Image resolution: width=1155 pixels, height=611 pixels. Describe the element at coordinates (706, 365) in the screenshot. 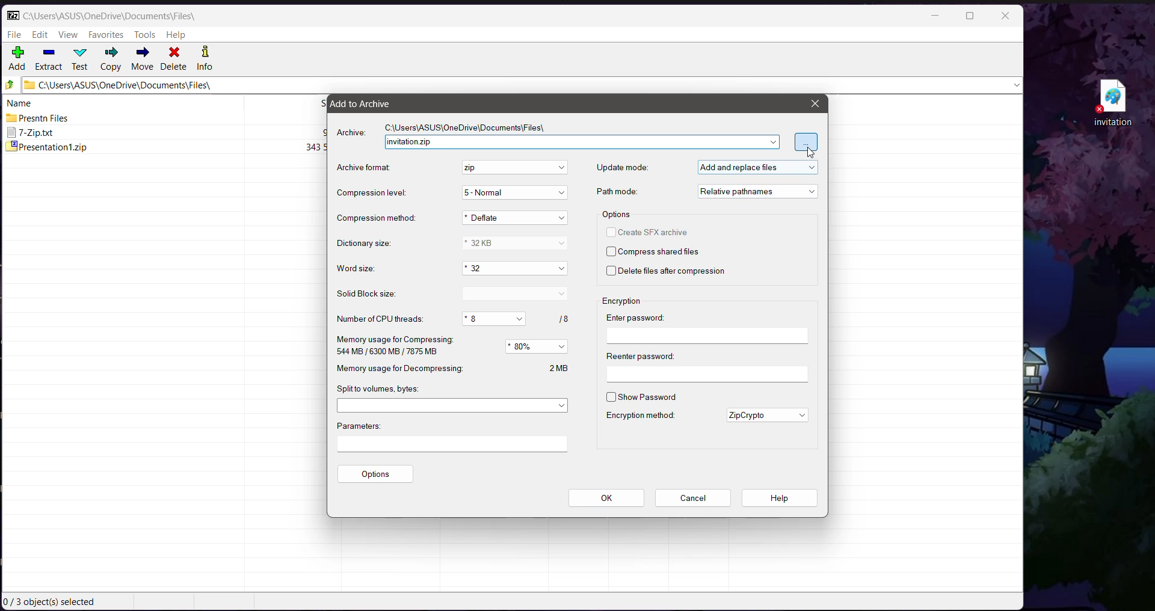

I see `Reenter password` at that location.